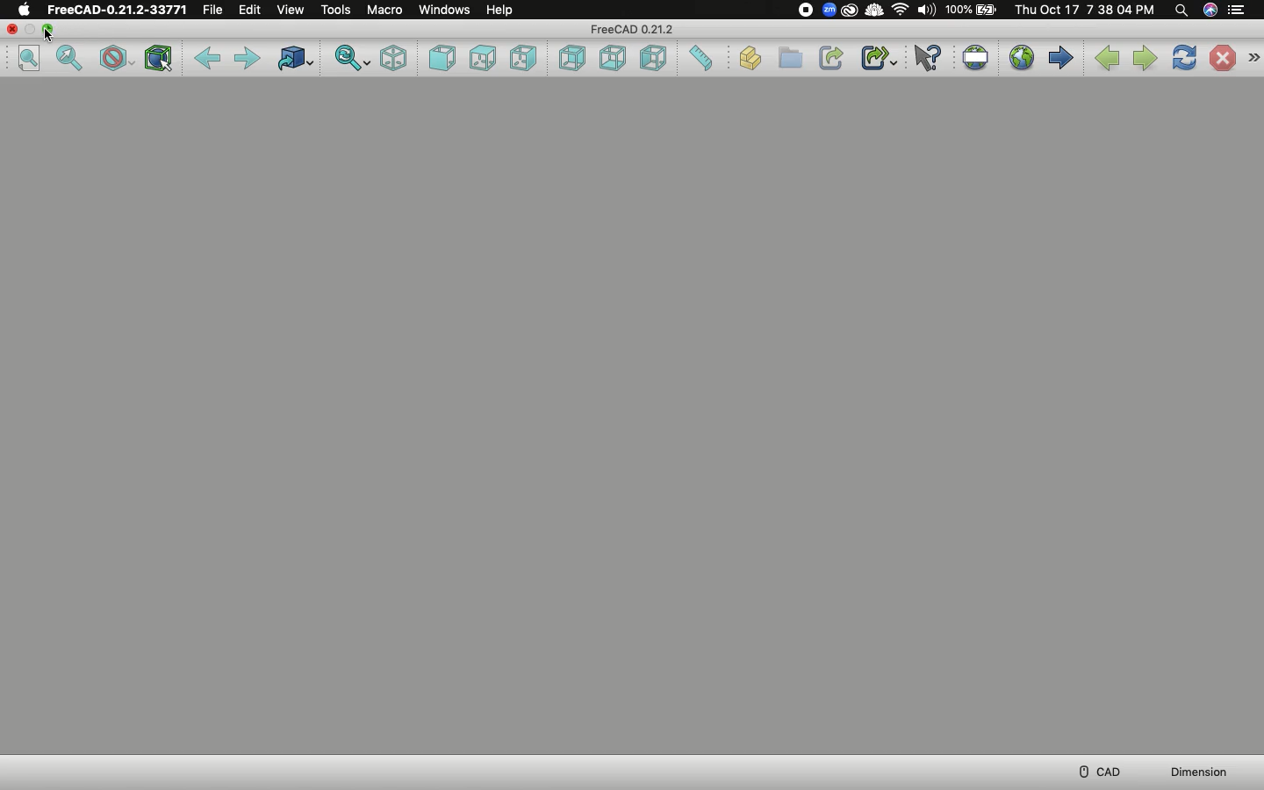  What do you see at coordinates (805, 11) in the screenshot?
I see `Recording` at bounding box center [805, 11].